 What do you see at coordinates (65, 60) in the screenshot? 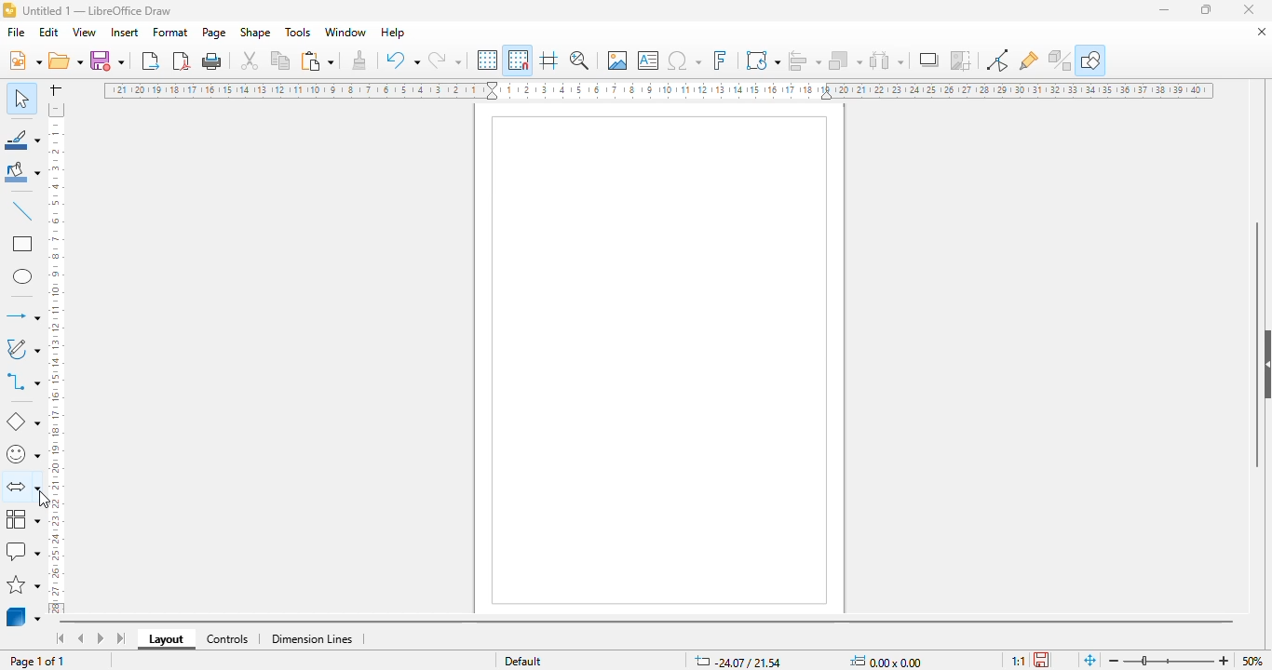
I see `open` at bounding box center [65, 60].